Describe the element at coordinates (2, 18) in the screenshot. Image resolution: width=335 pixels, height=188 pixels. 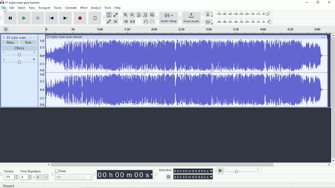
I see `Audacity transport toolbar` at that location.